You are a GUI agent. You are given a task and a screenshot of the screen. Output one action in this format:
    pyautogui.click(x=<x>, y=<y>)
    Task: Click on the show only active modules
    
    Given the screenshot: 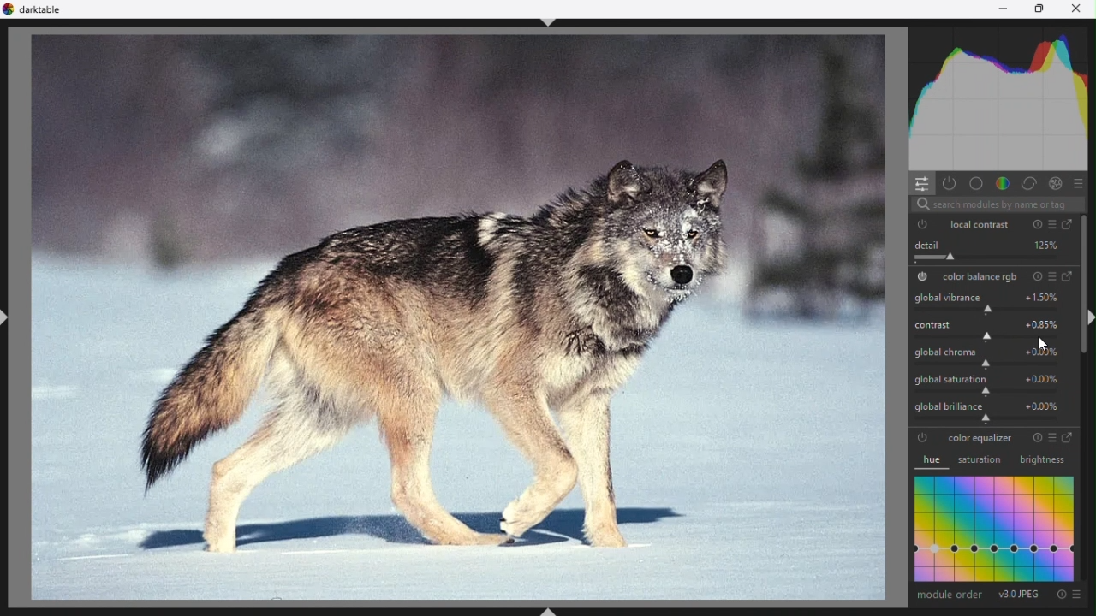 What is the action you would take?
    pyautogui.click(x=949, y=182)
    